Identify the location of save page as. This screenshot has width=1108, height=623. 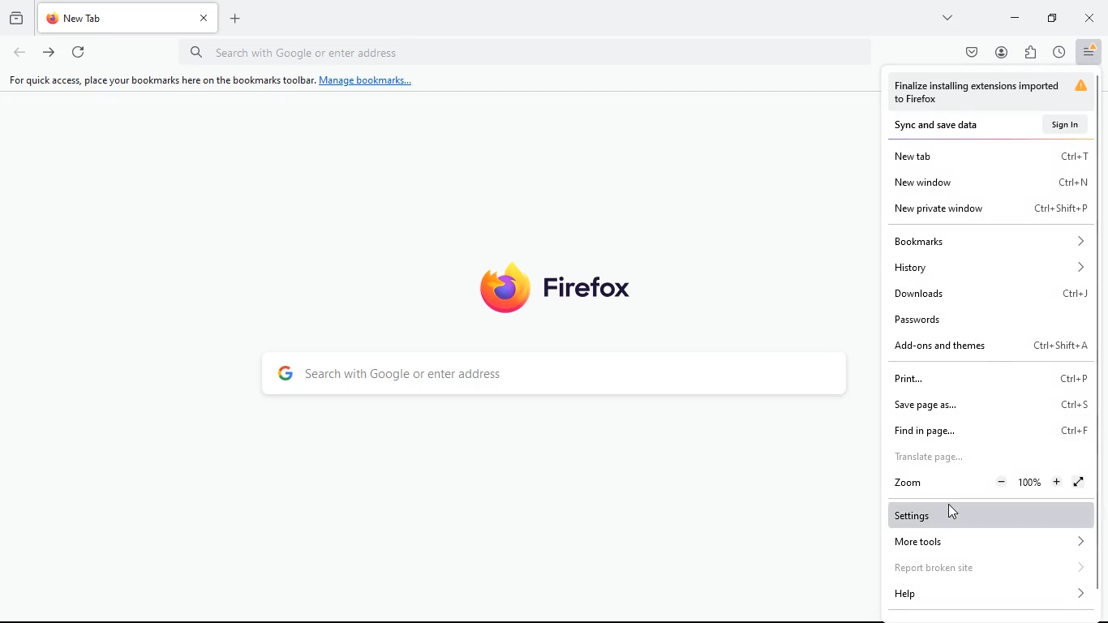
(987, 404).